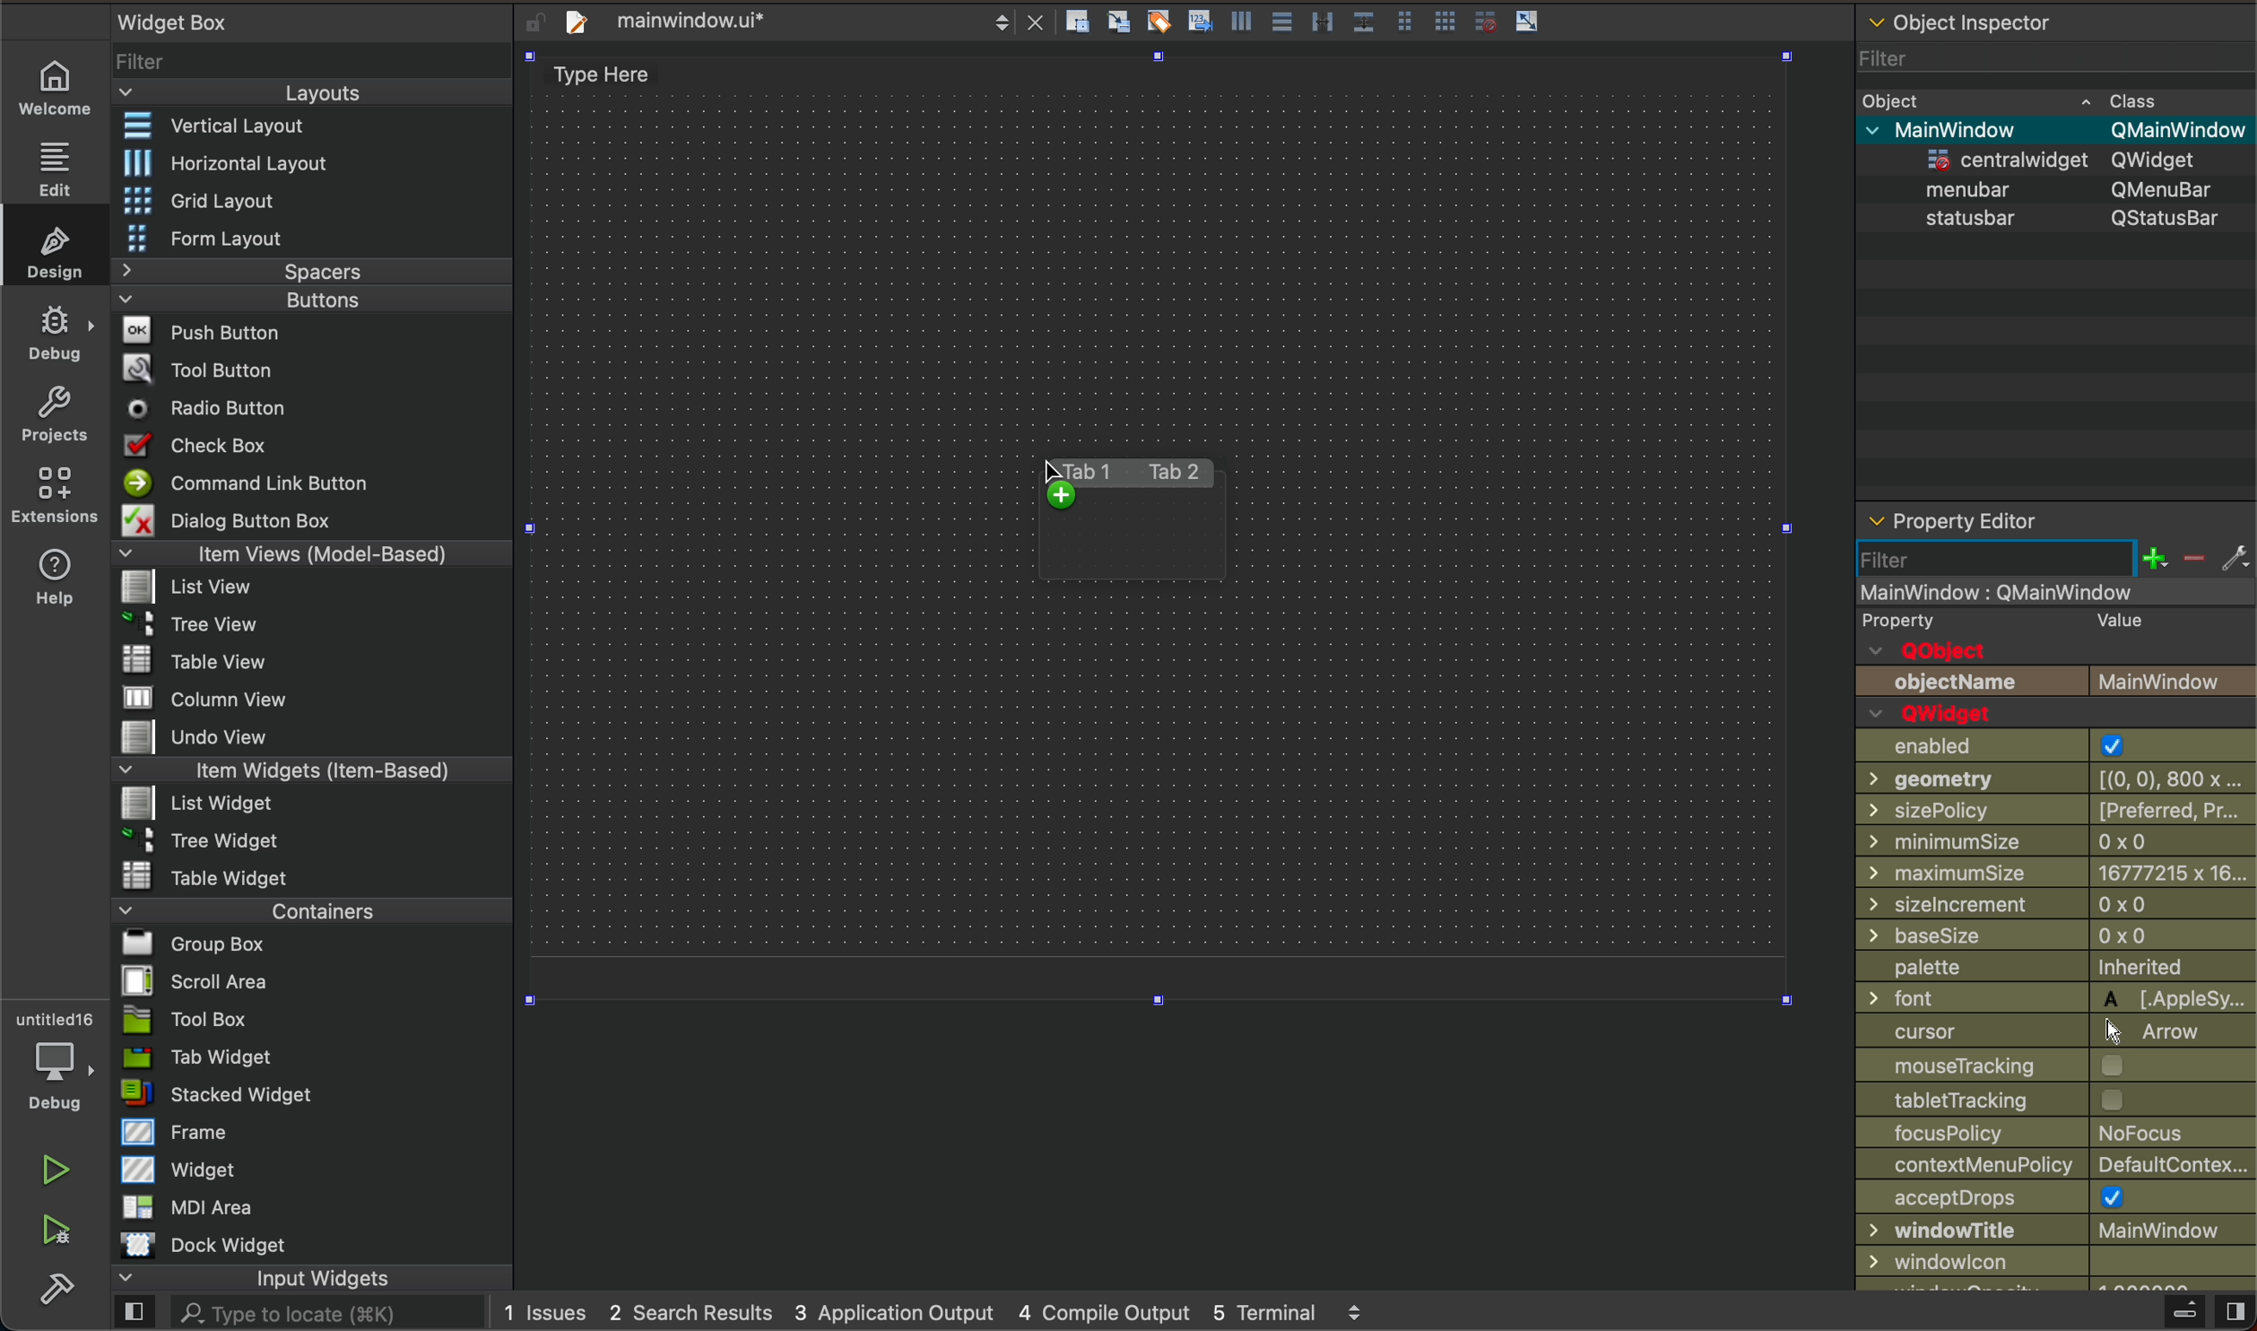  Describe the element at coordinates (245, 482) in the screenshot. I see ` Command Link Button` at that location.